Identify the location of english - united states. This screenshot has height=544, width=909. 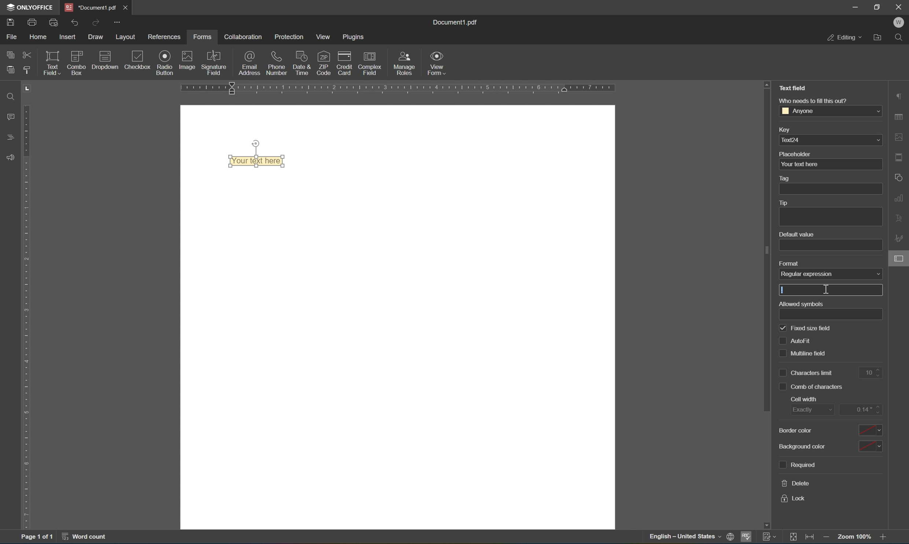
(687, 537).